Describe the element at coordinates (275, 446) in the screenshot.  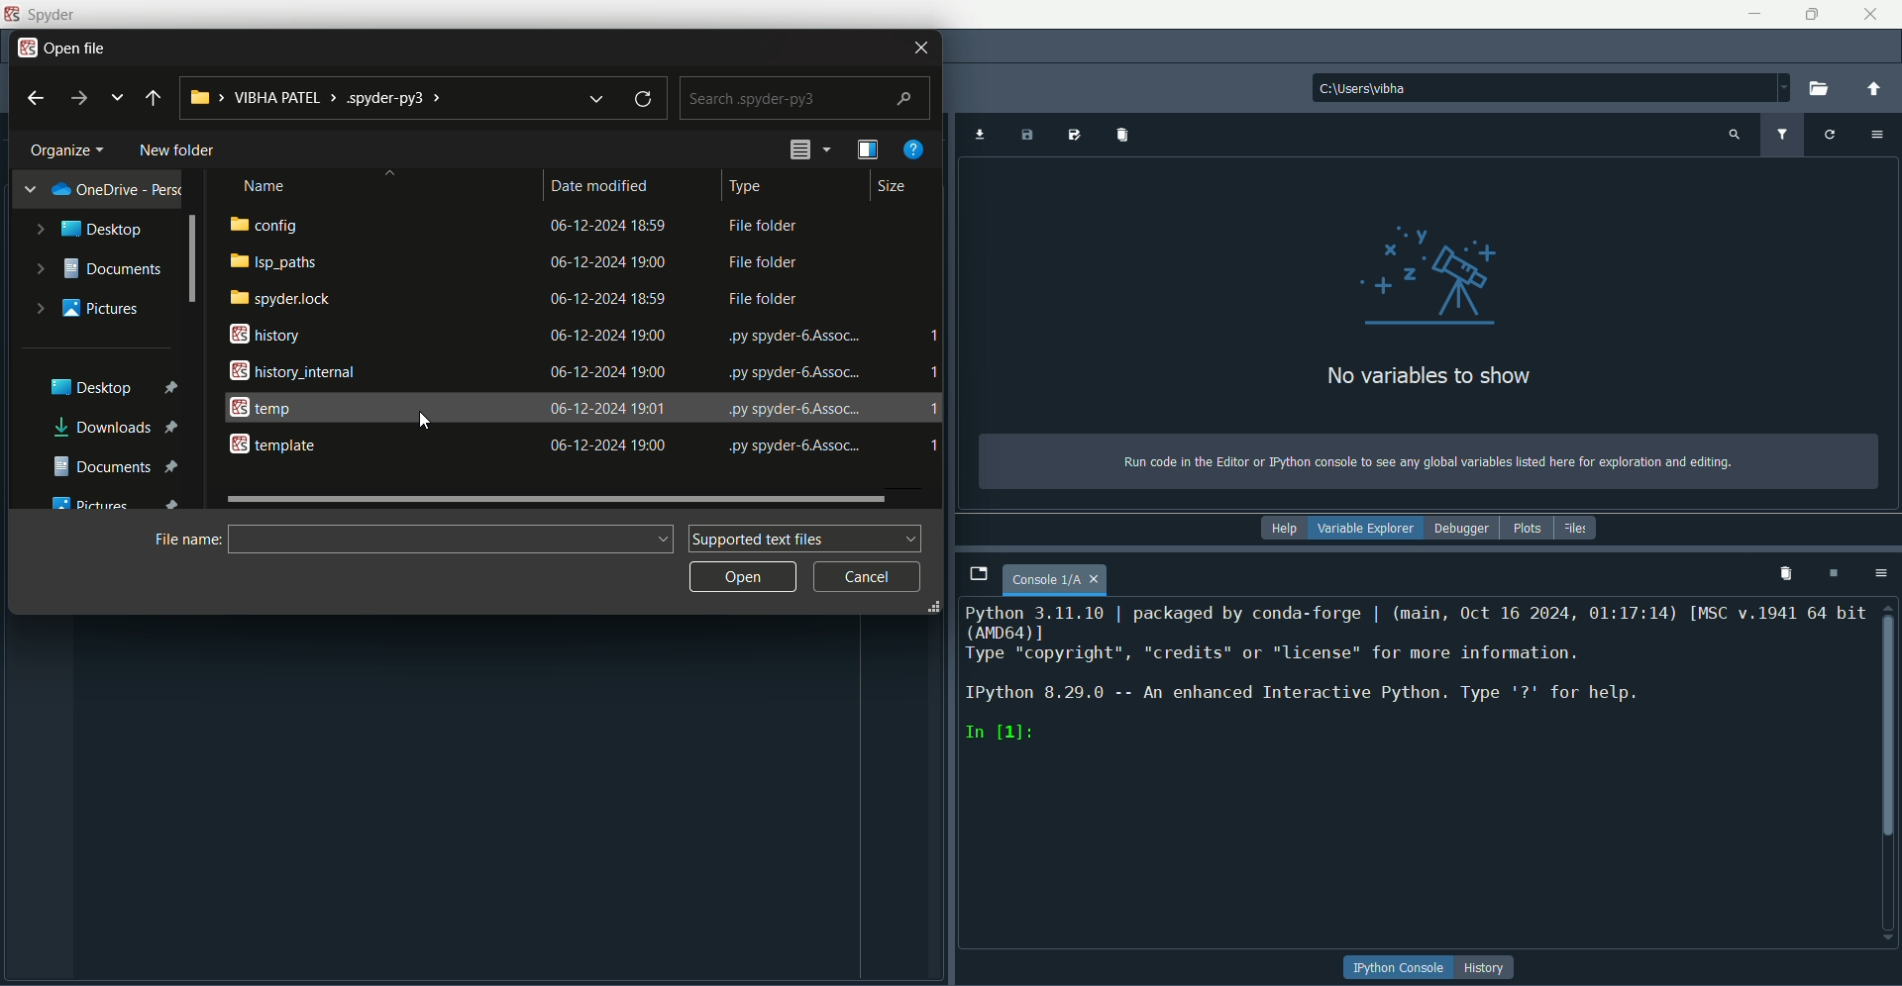
I see `template` at that location.